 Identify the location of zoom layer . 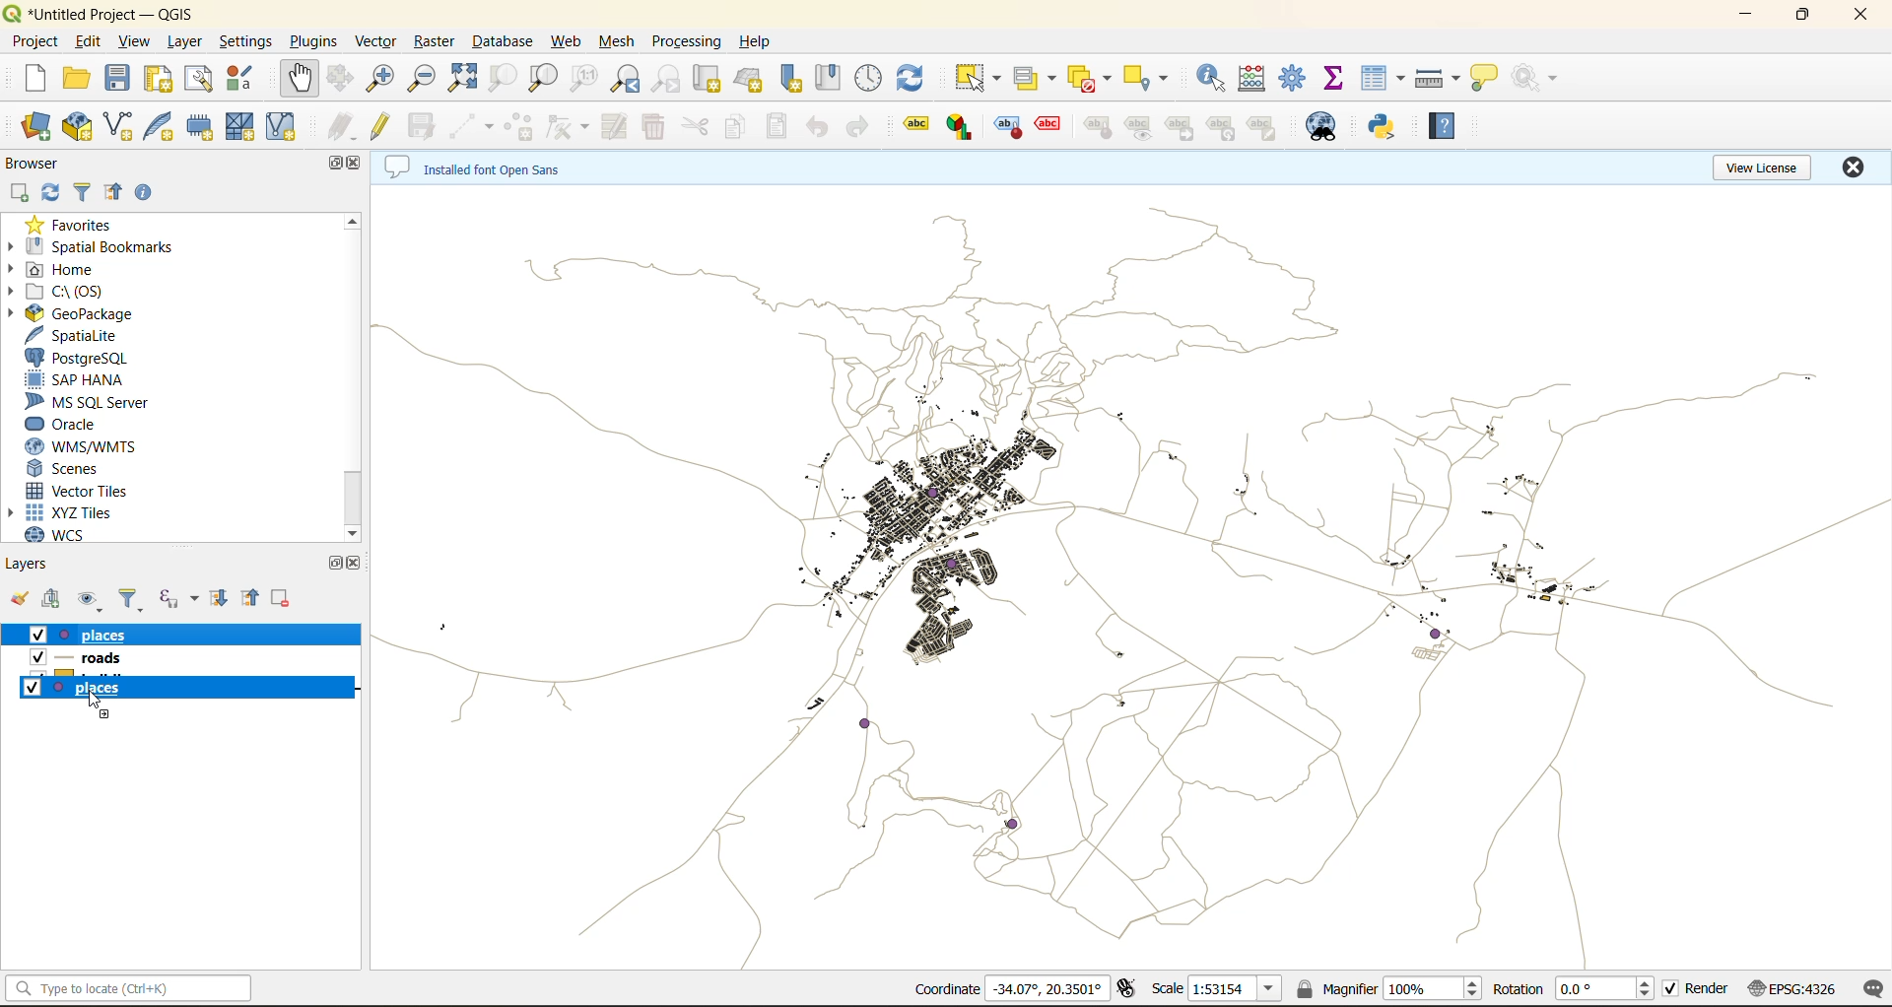
(543, 79).